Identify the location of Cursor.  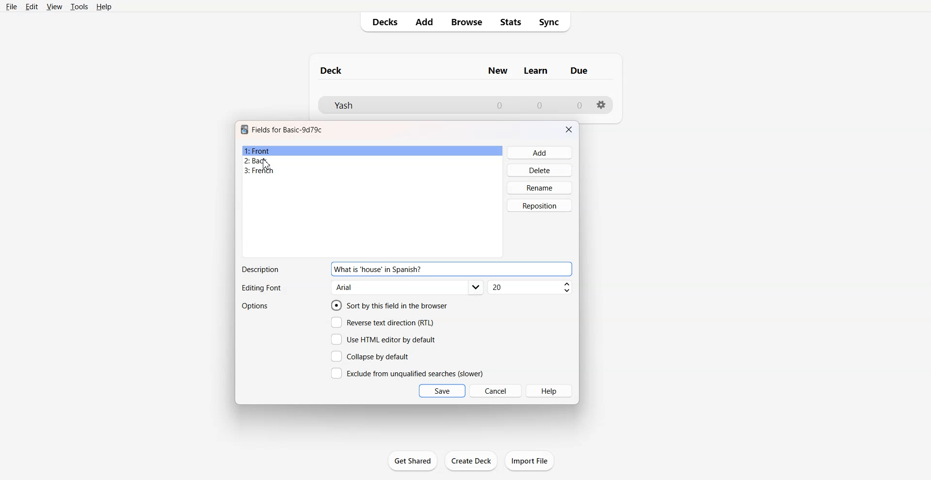
(267, 164).